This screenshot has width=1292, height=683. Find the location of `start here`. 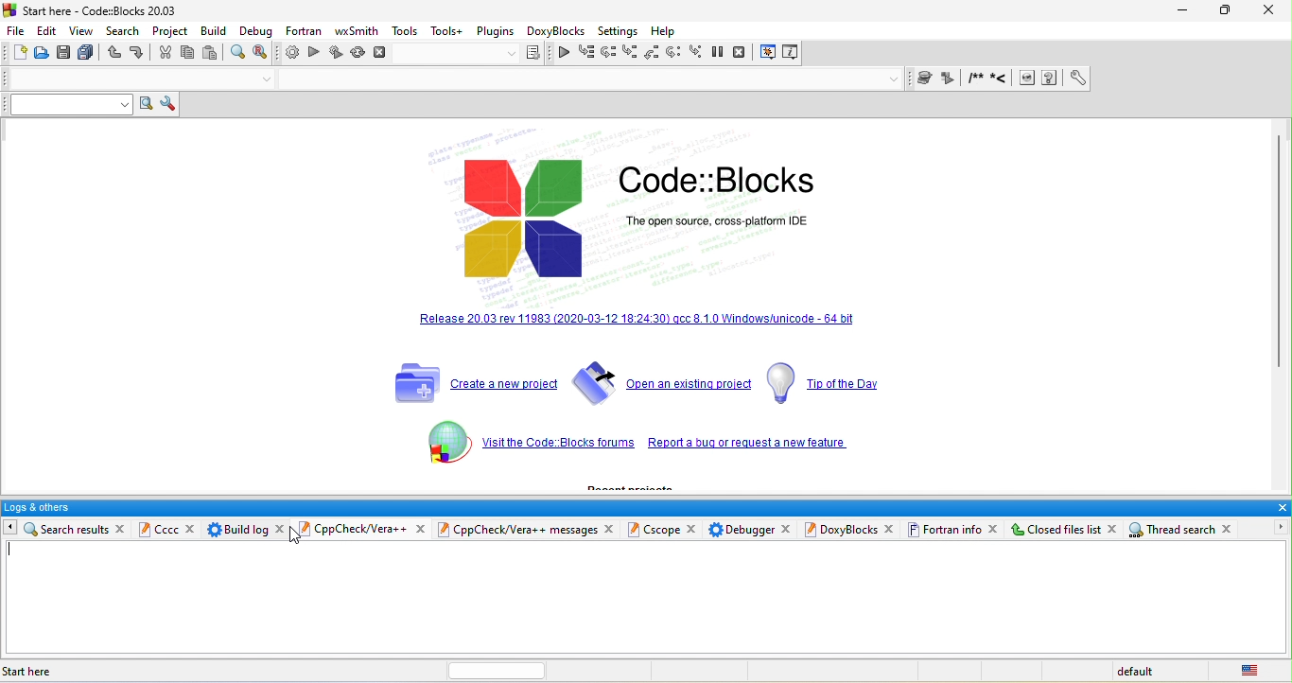

start here is located at coordinates (35, 671).